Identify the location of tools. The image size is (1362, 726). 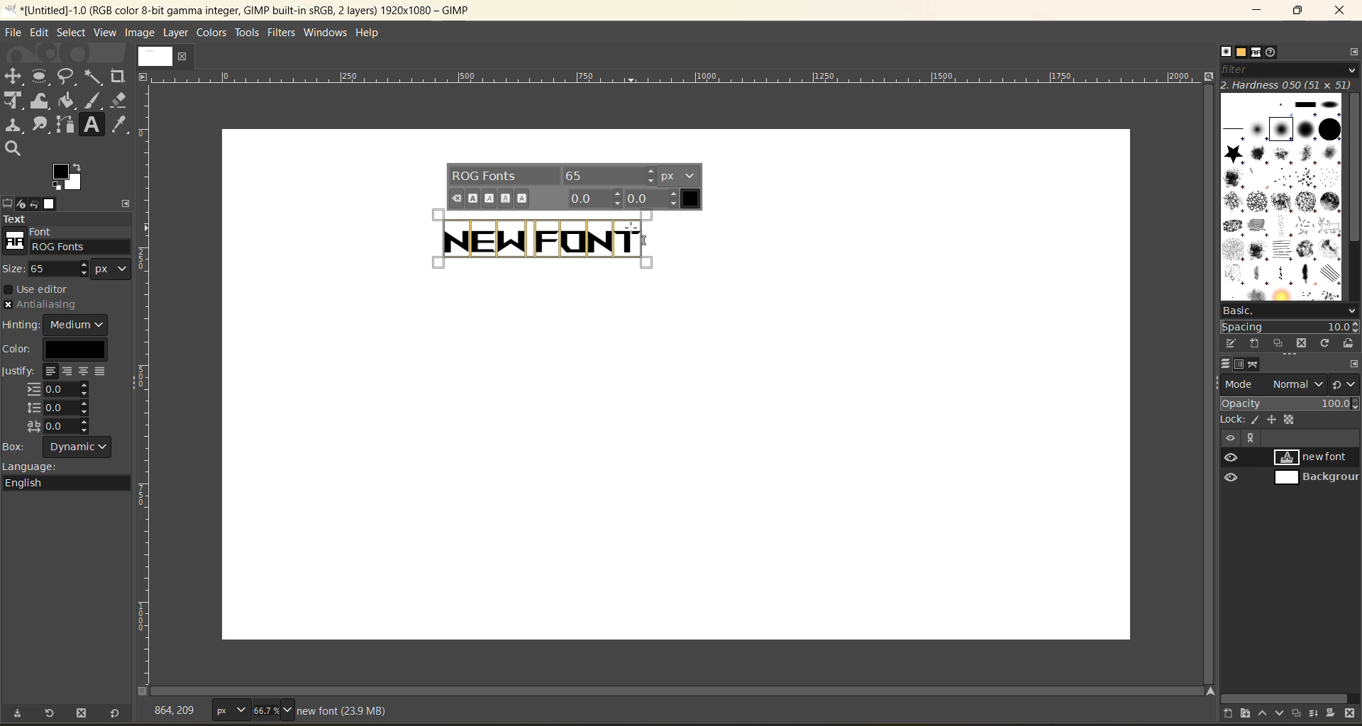
(247, 33).